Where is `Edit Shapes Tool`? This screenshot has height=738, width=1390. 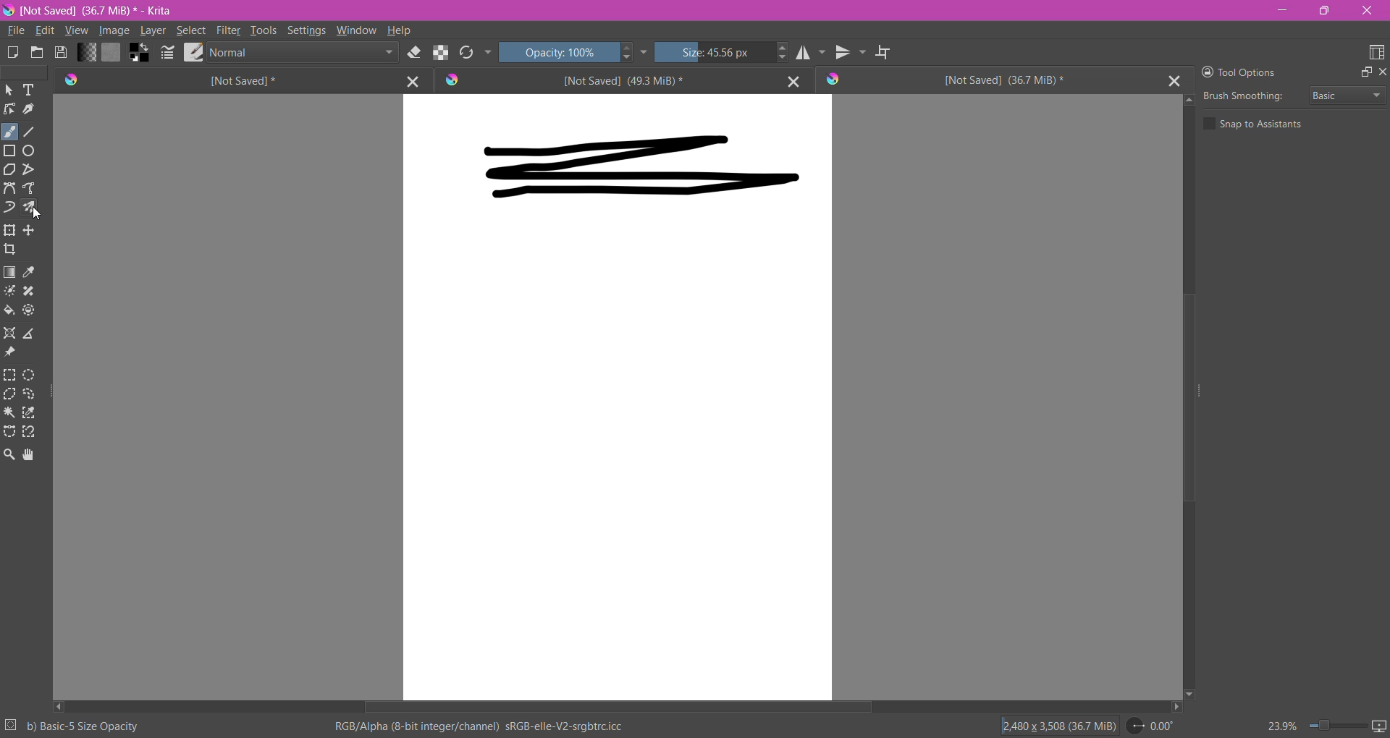
Edit Shapes Tool is located at coordinates (10, 109).